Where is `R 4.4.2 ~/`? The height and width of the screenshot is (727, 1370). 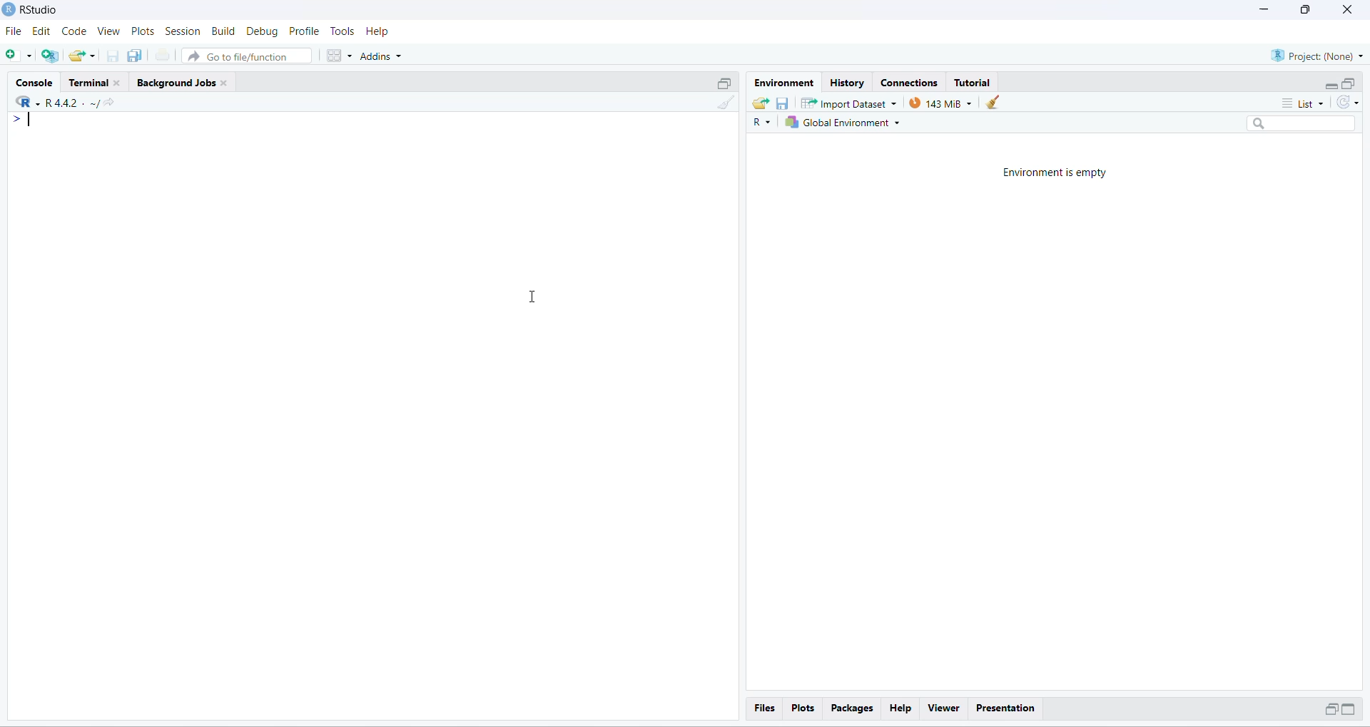 R 4.4.2 ~/ is located at coordinates (71, 104).